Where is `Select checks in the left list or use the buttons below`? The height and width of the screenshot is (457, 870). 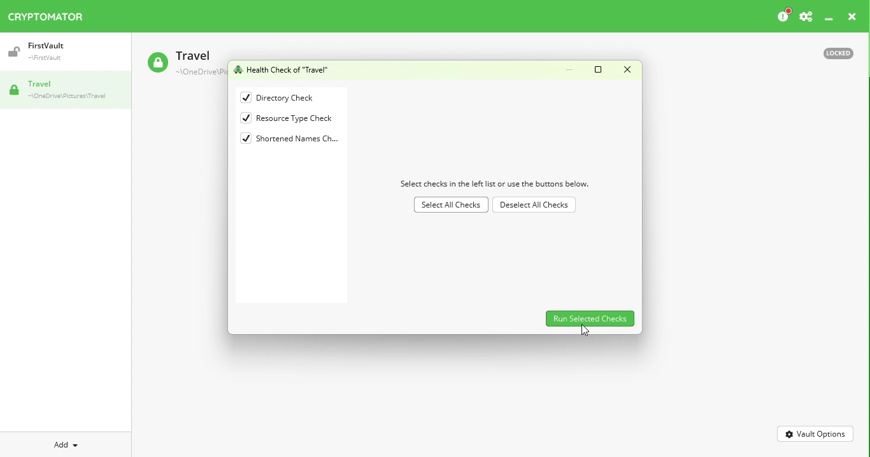 Select checks in the left list or use the buttons below is located at coordinates (496, 185).